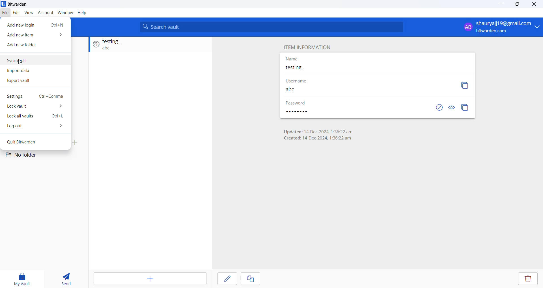  I want to click on Username, so click(365, 90).